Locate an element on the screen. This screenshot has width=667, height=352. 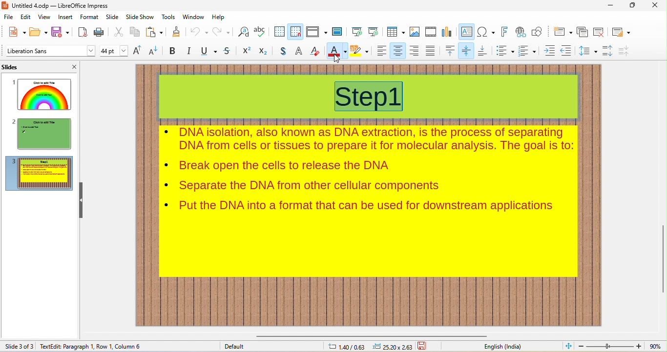
insert special characters is located at coordinates (485, 32).